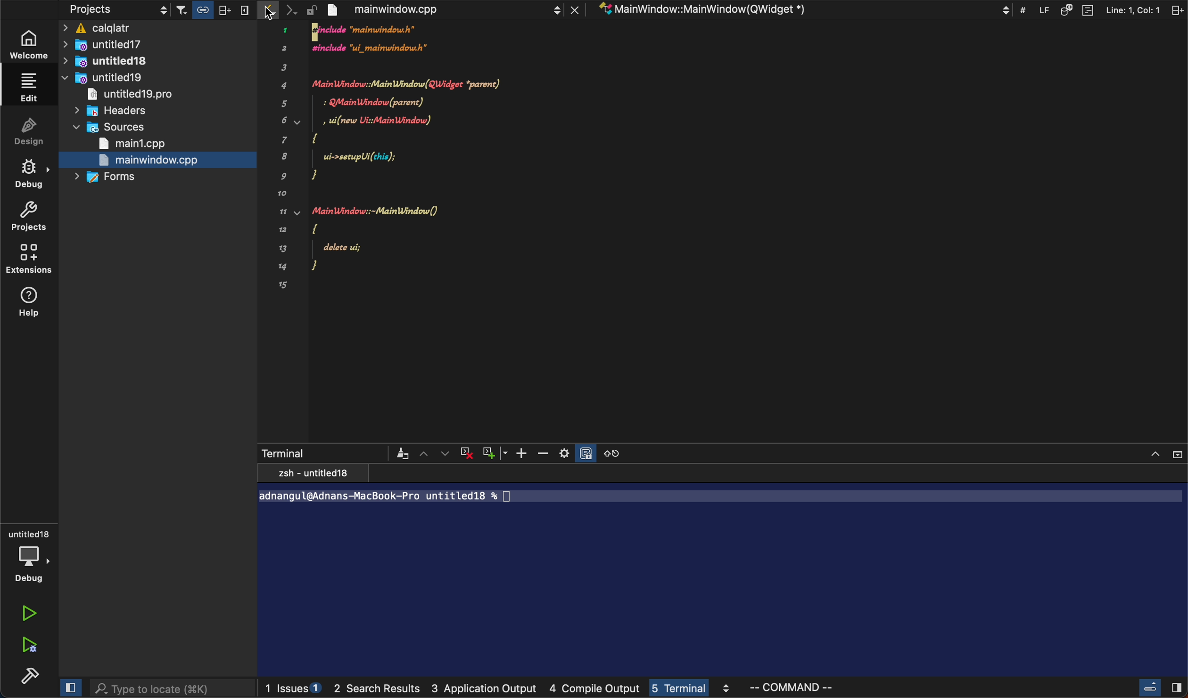 The image size is (1188, 698). Describe the element at coordinates (1157, 688) in the screenshot. I see `close slide bar` at that location.